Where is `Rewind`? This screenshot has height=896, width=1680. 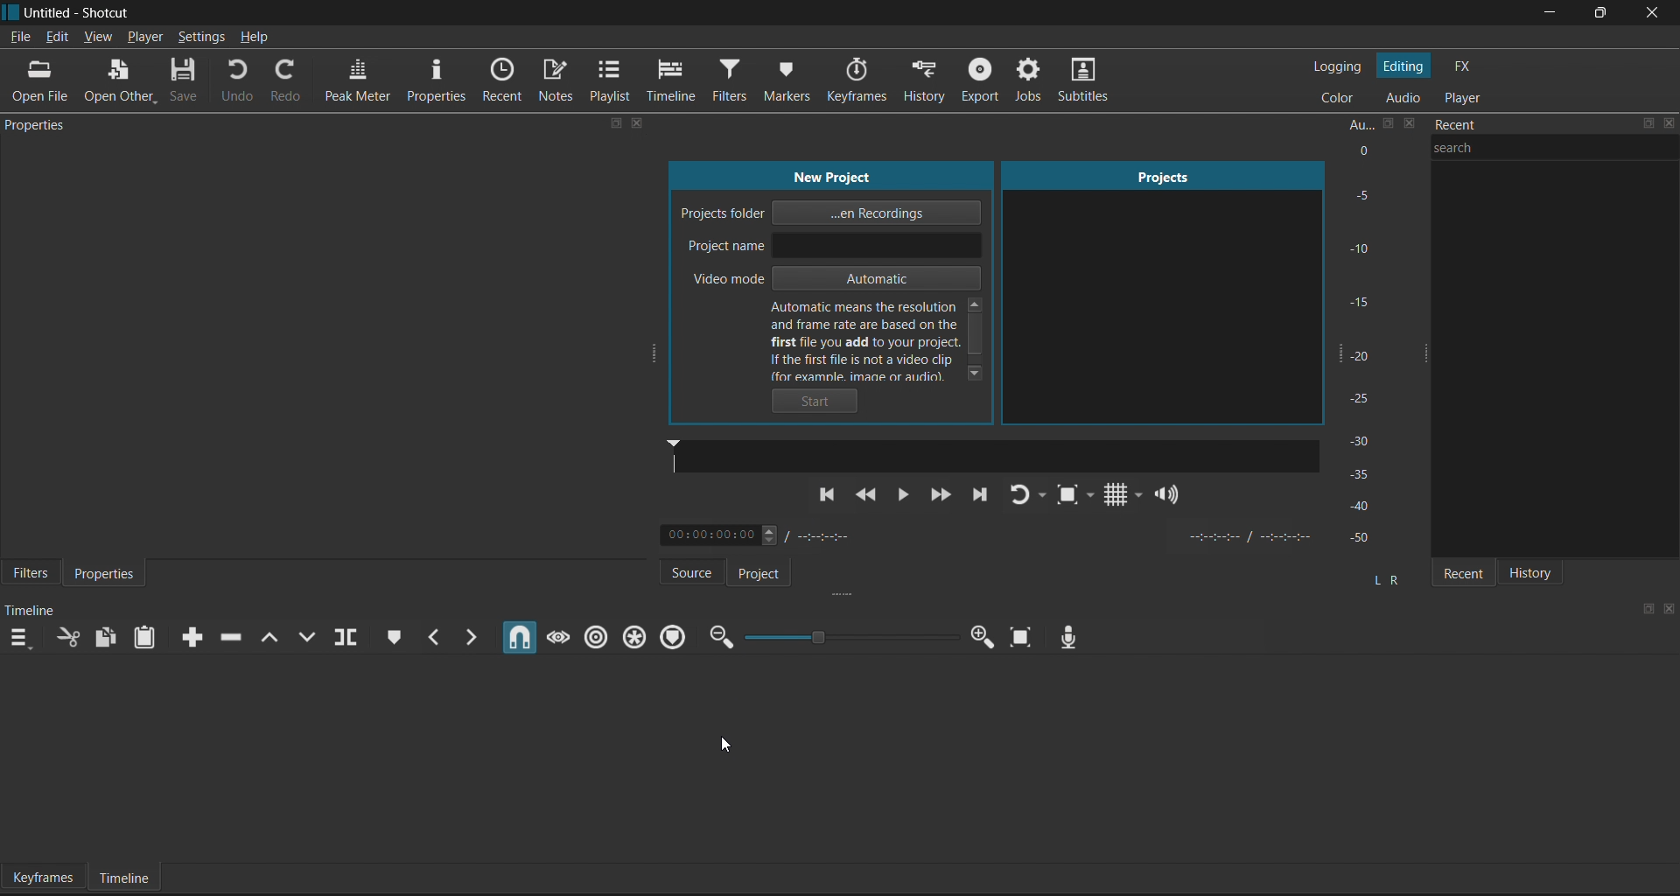
Rewind is located at coordinates (870, 497).